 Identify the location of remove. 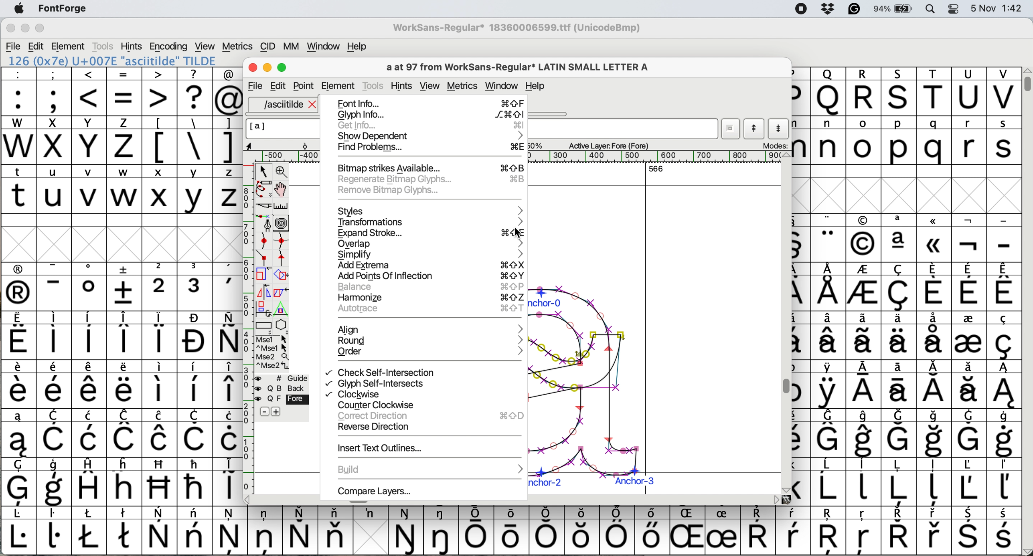
(264, 412).